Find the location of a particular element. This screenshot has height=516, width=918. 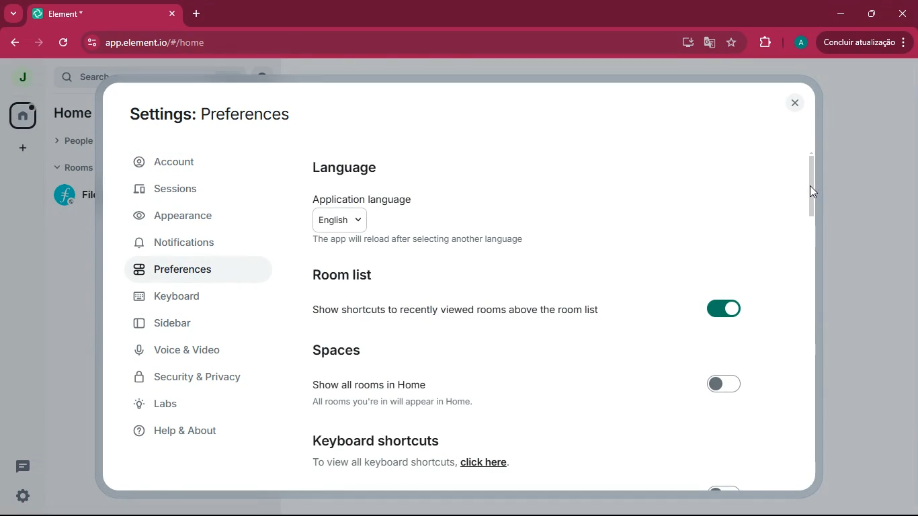

extensions is located at coordinates (765, 43).